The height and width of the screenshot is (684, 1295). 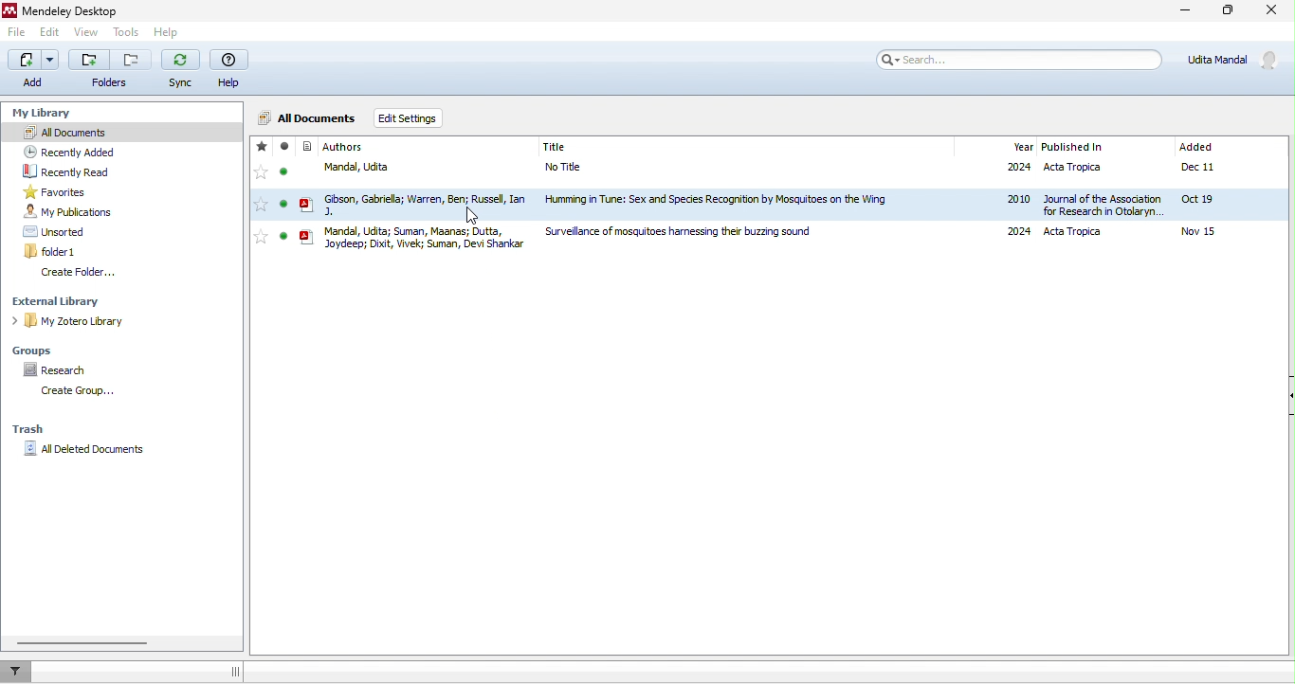 What do you see at coordinates (79, 272) in the screenshot?
I see `create folder` at bounding box center [79, 272].